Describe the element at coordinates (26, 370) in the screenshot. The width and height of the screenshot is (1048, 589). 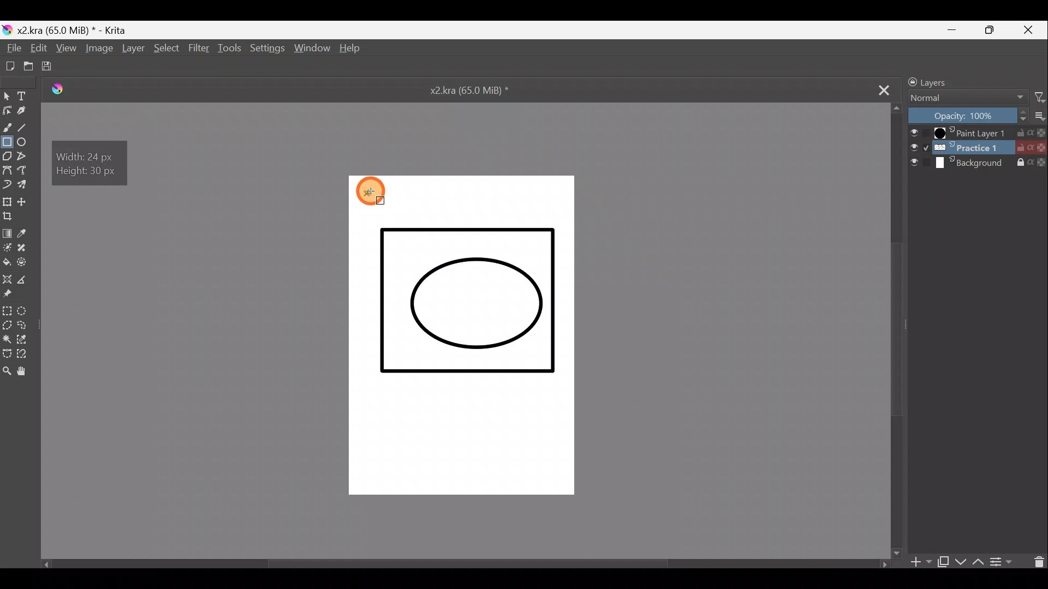
I see `Pan tool` at that location.